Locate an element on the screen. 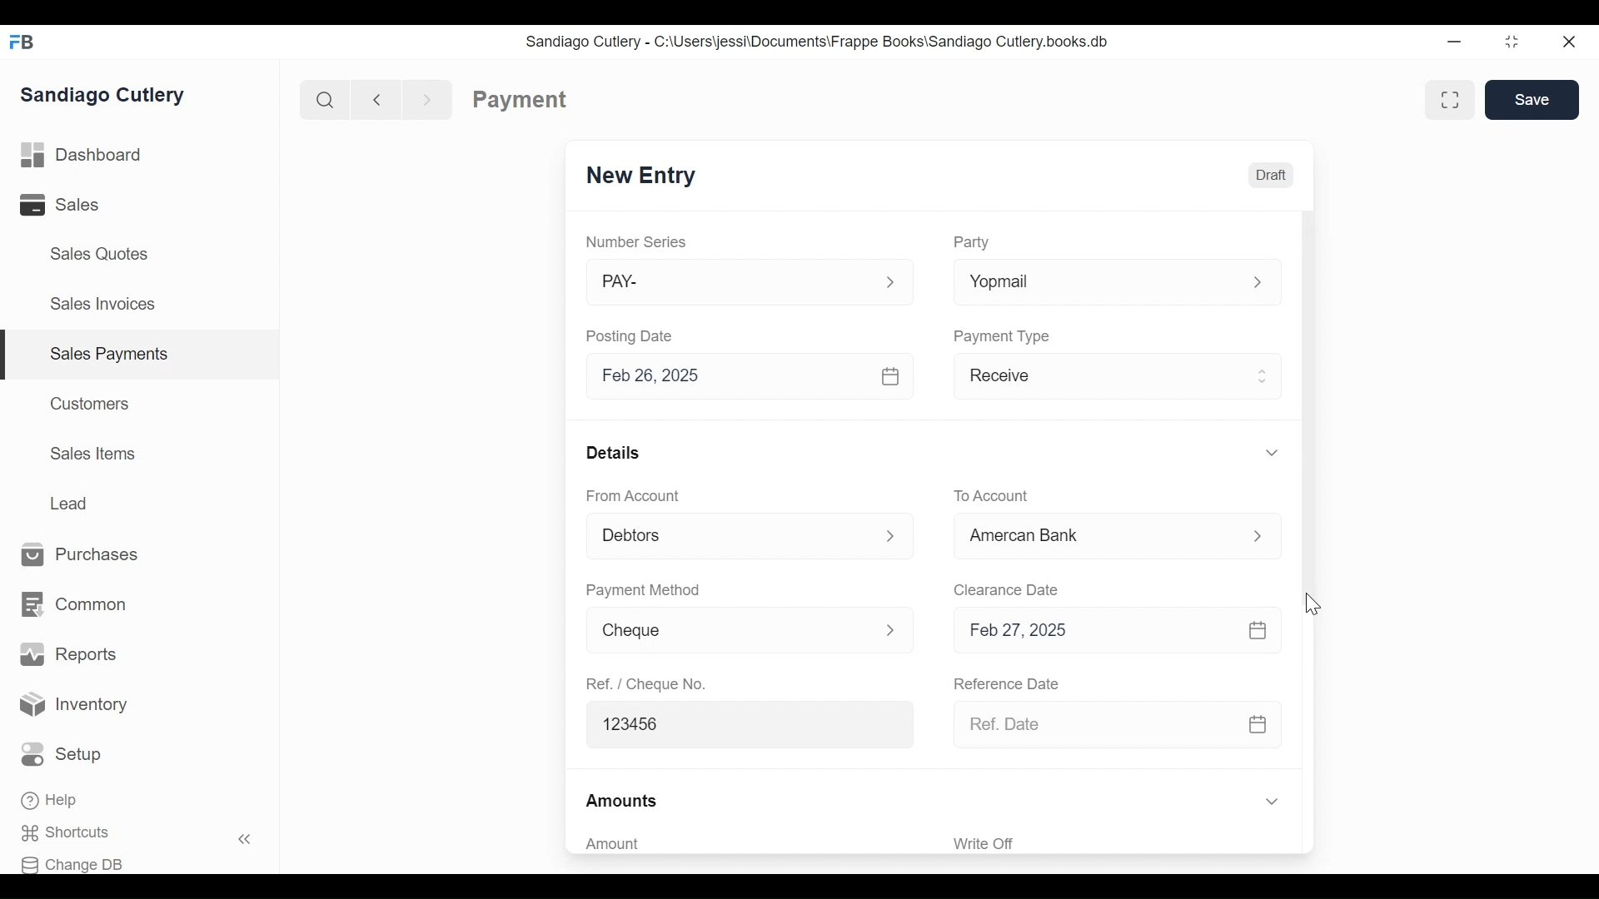 This screenshot has width=1599, height=899. Customers is located at coordinates (92, 403).